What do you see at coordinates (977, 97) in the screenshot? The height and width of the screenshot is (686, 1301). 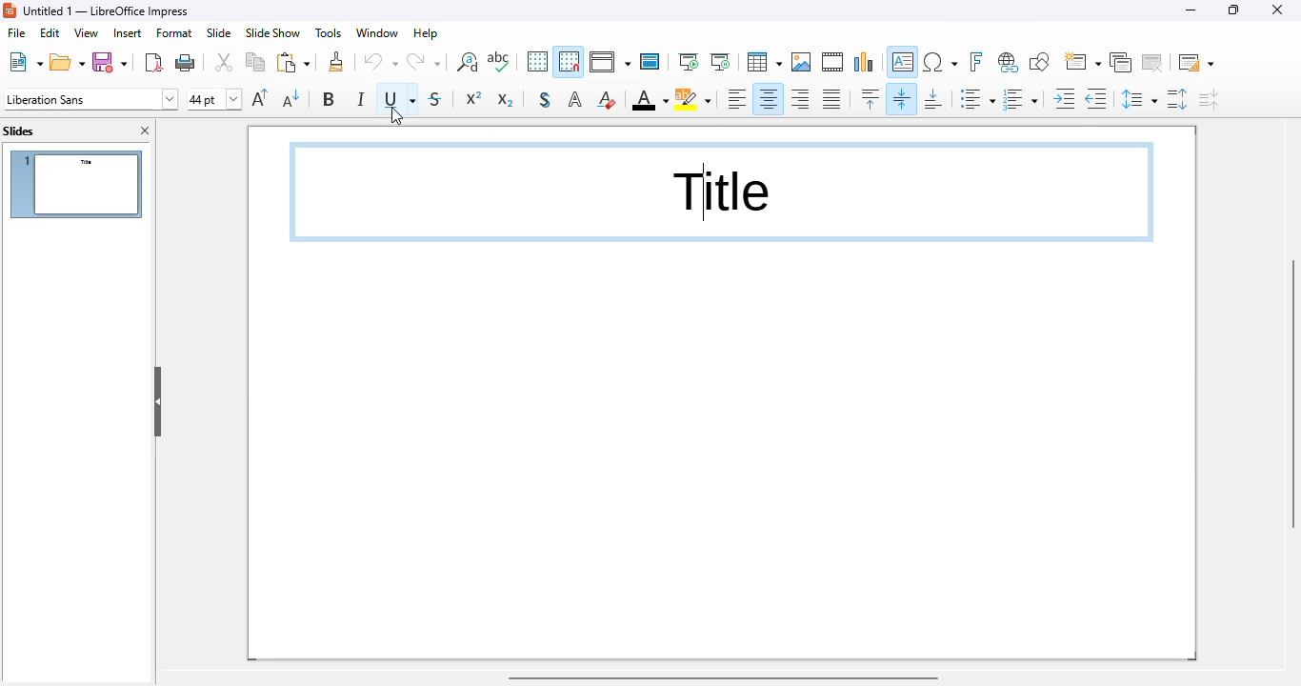 I see `toggle unordered list` at bounding box center [977, 97].